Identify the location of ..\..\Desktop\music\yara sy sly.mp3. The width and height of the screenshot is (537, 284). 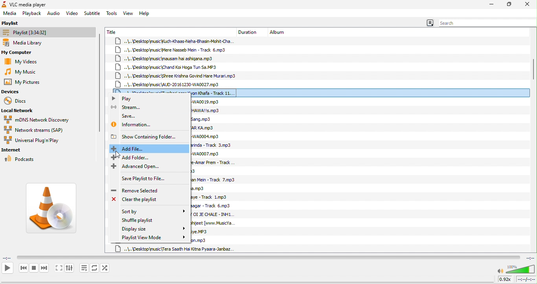
(193, 172).